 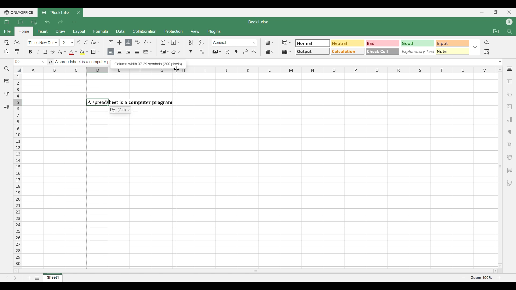 I want to click on Close tab, so click(x=79, y=13).